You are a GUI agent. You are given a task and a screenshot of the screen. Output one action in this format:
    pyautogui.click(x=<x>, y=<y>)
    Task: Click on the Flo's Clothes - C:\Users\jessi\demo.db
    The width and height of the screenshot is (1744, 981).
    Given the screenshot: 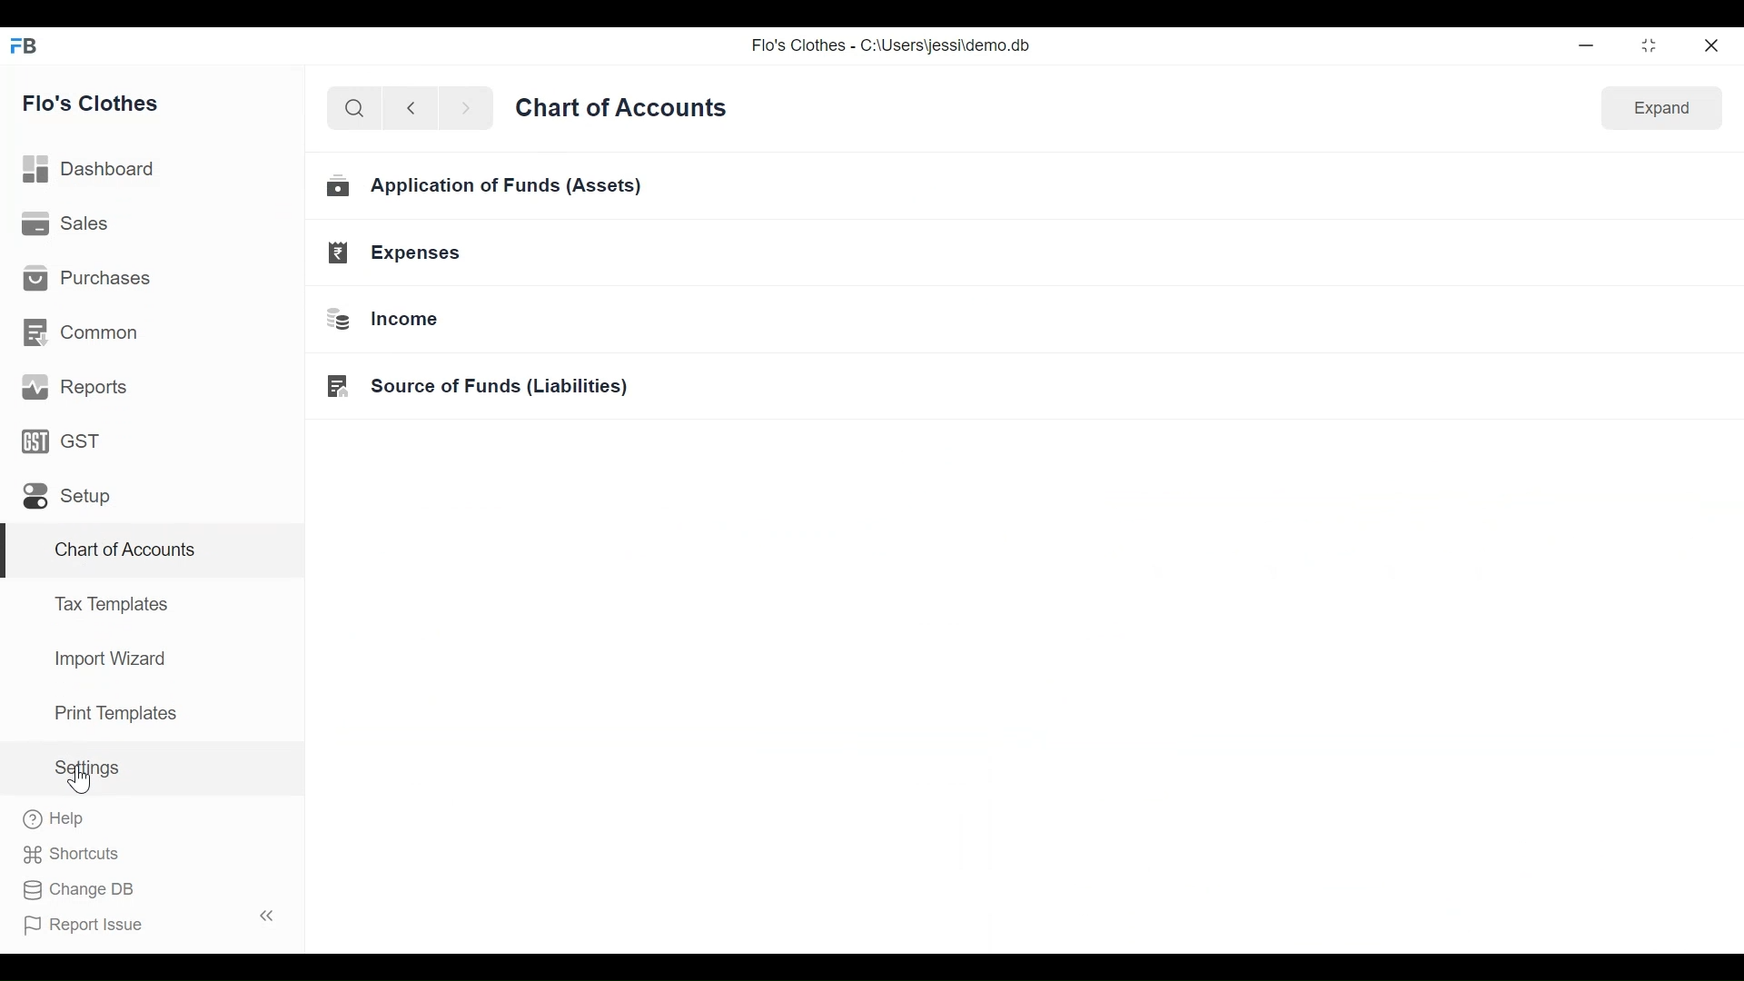 What is the action you would take?
    pyautogui.click(x=892, y=45)
    